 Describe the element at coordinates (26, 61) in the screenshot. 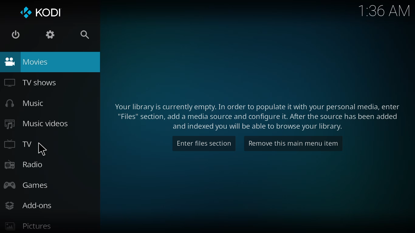

I see `movies` at that location.